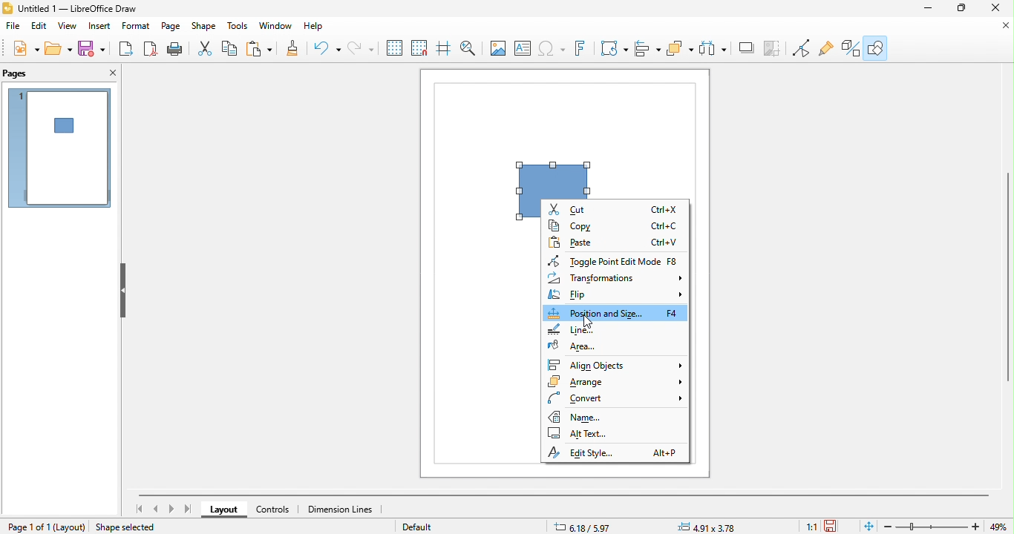  What do you see at coordinates (866, 526) in the screenshot?
I see `fill page to current window` at bounding box center [866, 526].